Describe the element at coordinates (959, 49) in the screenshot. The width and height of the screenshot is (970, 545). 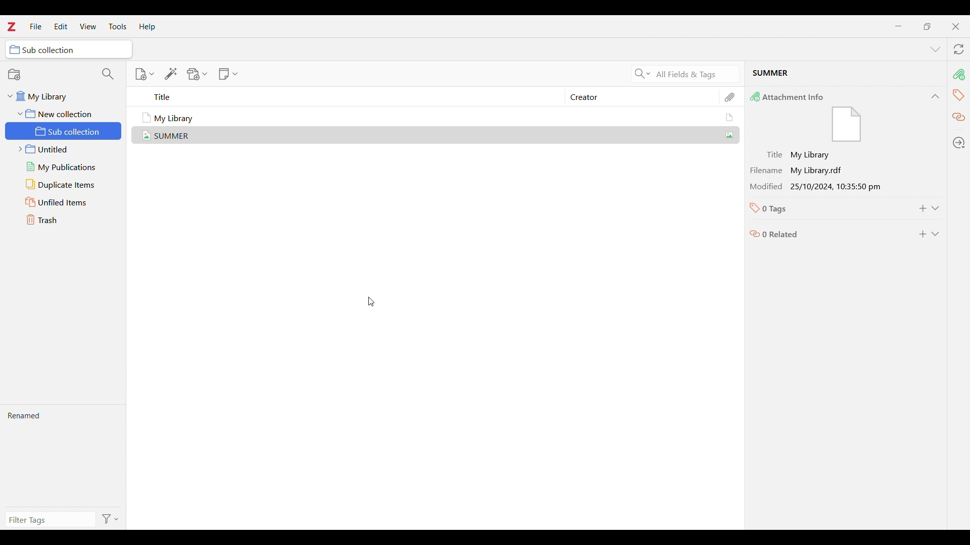
I see `Sync with zotero.org` at that location.